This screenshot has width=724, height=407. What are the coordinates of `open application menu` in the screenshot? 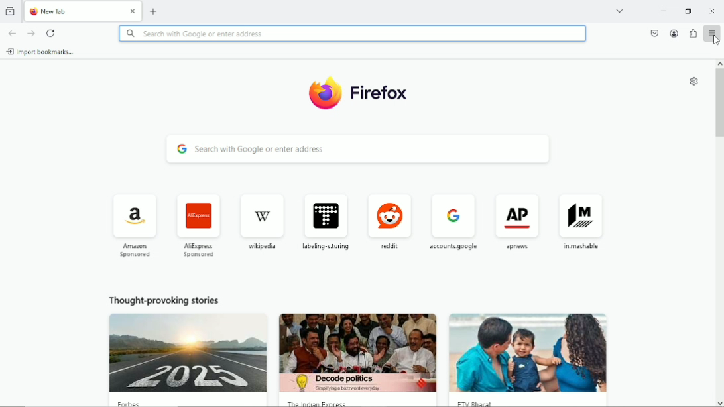 It's located at (713, 34).